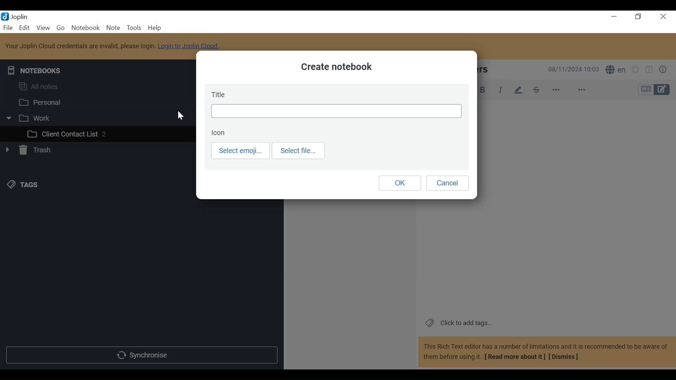  I want to click on Toggle Editor, so click(653, 89).